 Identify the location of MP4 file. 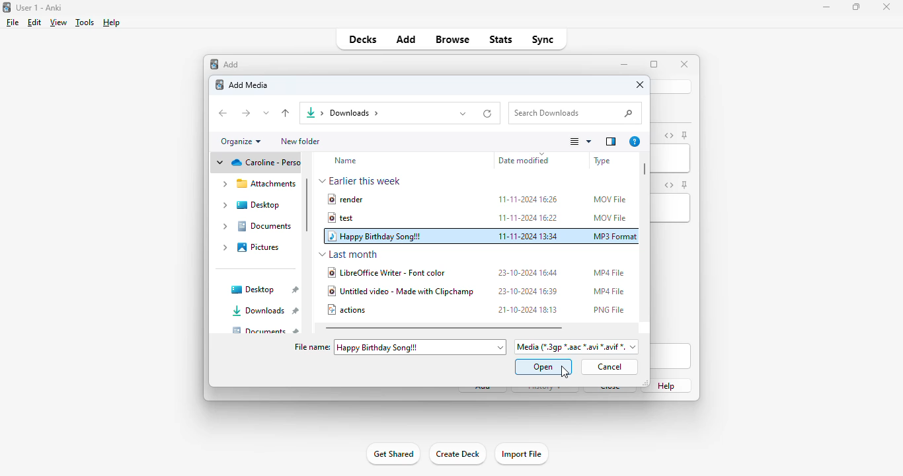
(609, 292).